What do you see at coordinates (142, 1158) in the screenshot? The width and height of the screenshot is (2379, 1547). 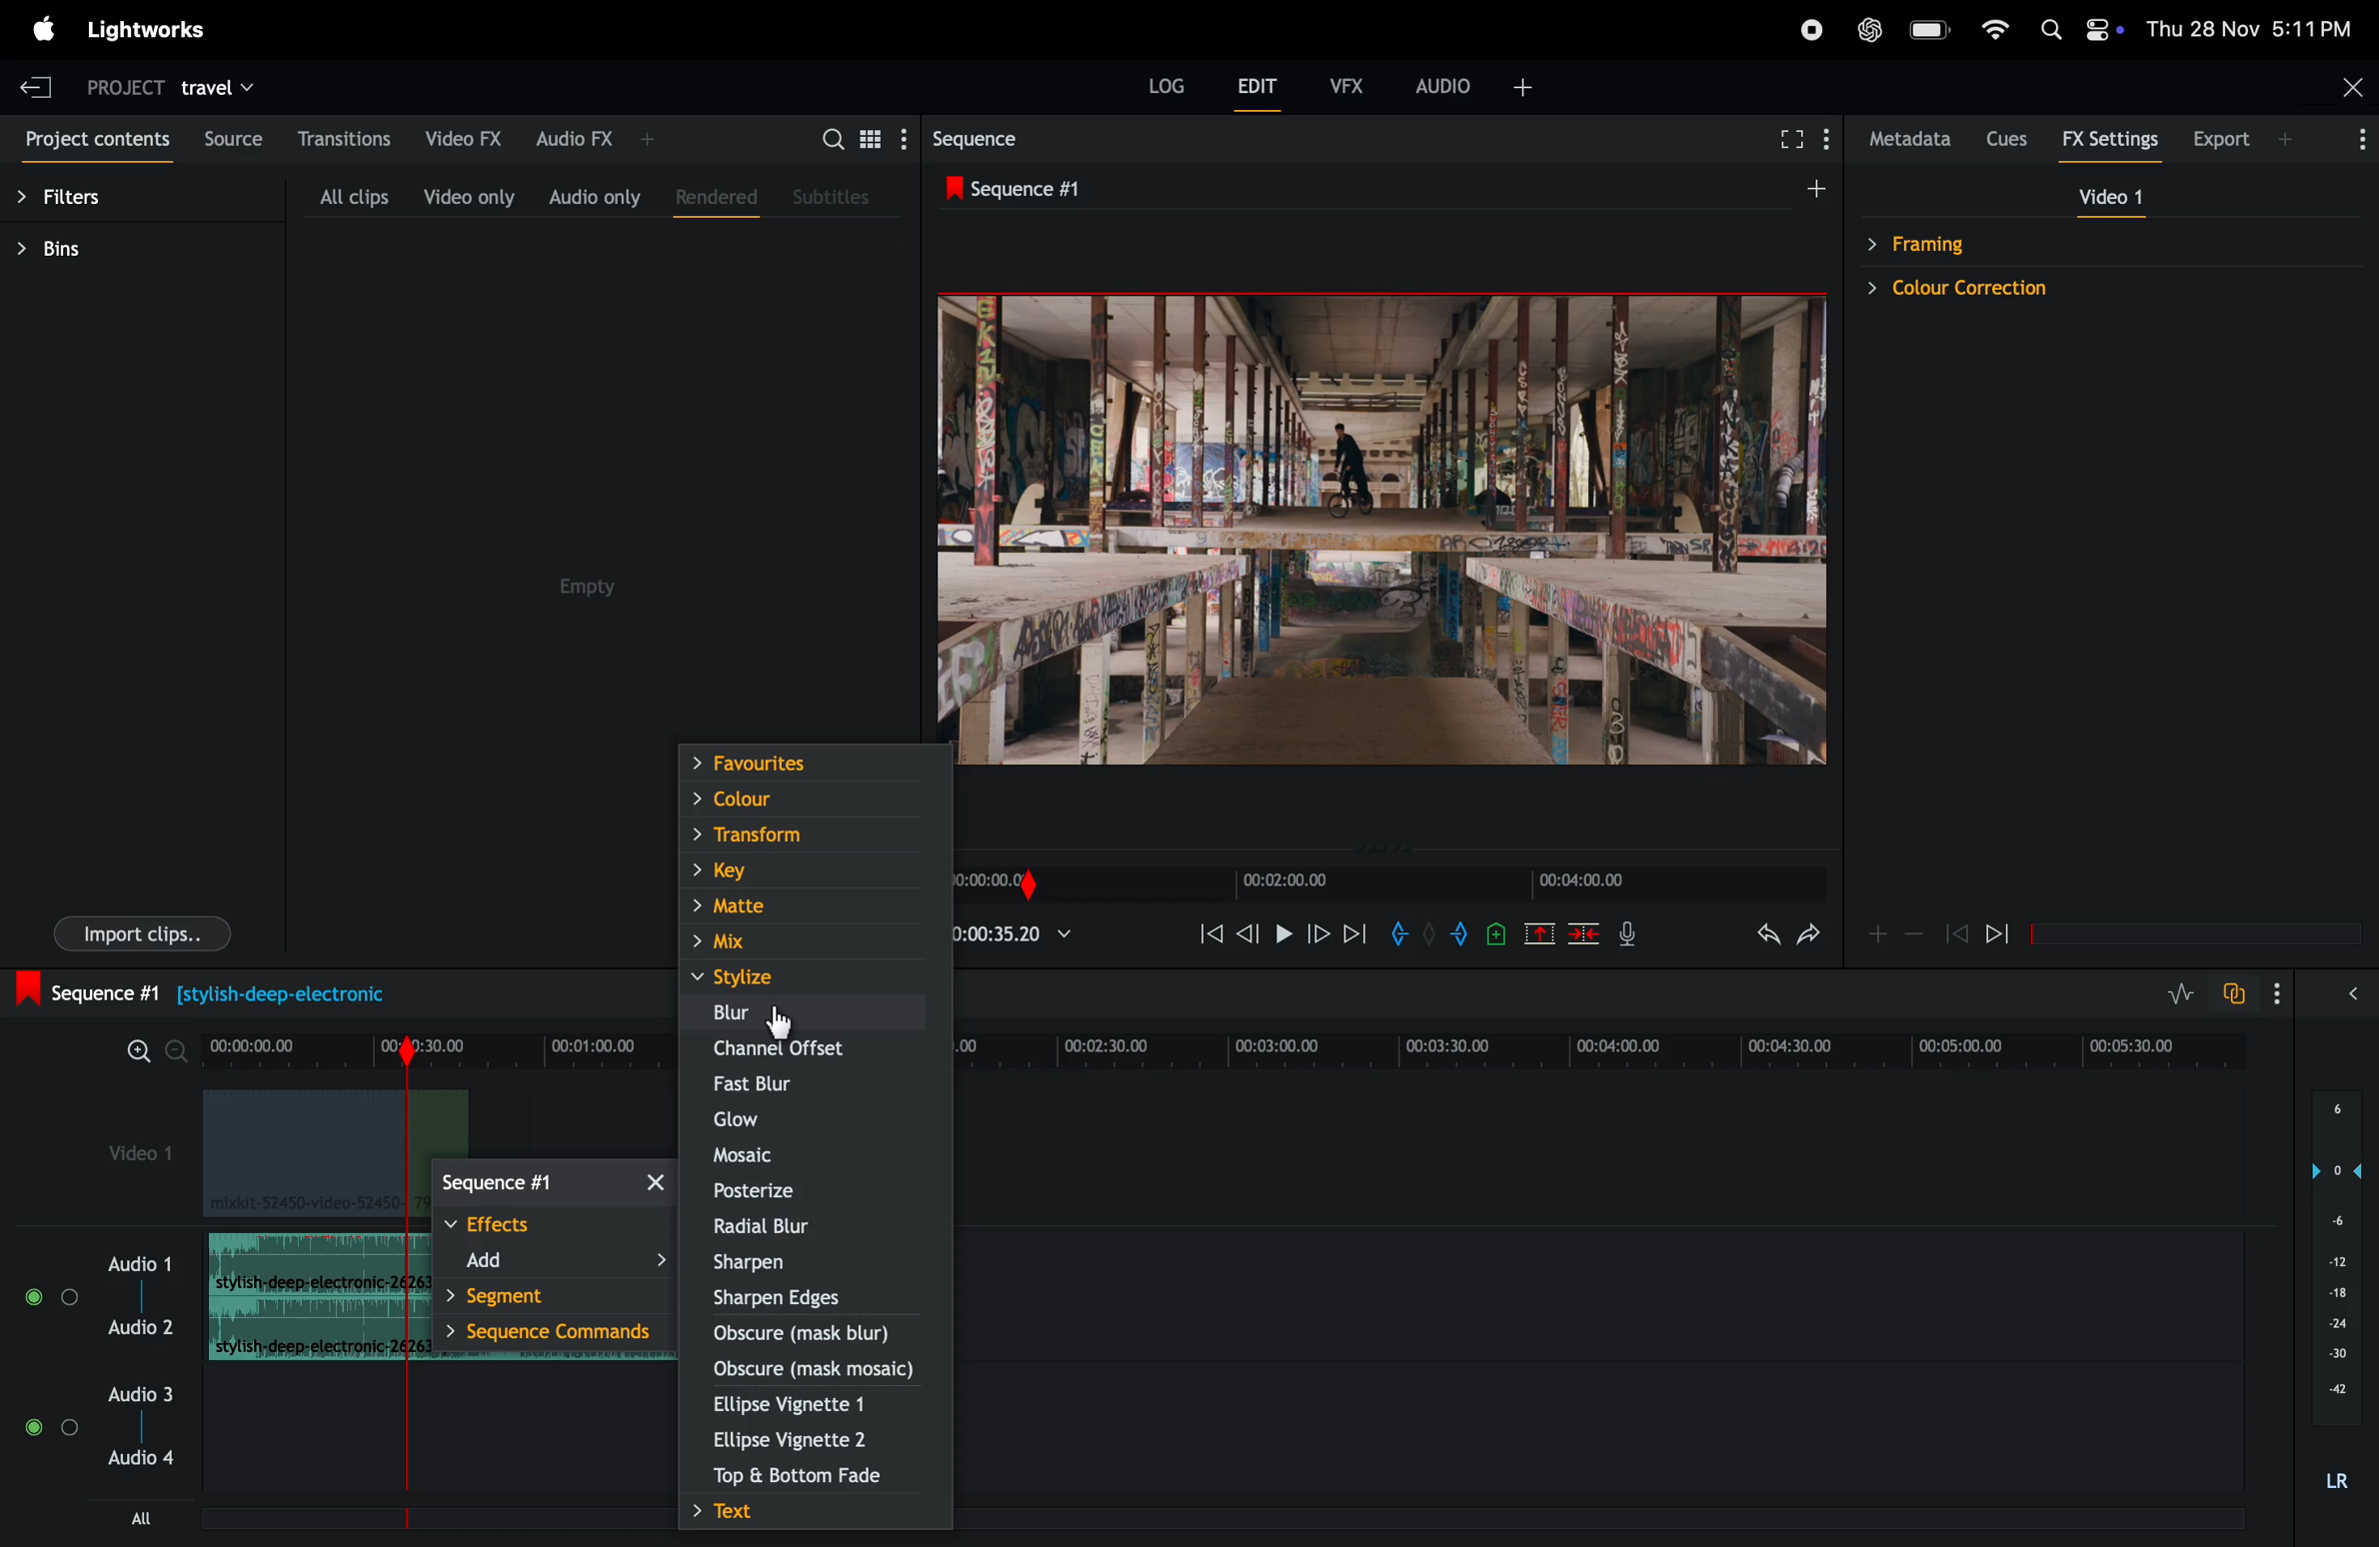 I see `video 1` at bounding box center [142, 1158].